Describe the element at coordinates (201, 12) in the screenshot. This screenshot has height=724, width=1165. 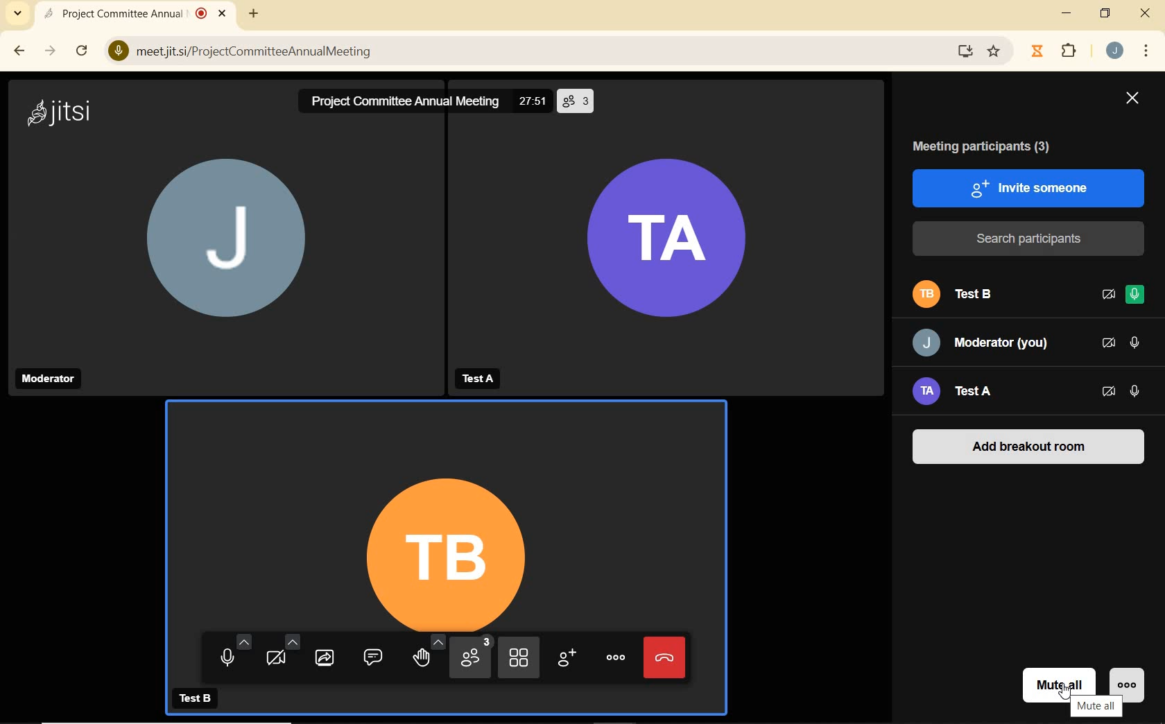
I see `recording` at that location.